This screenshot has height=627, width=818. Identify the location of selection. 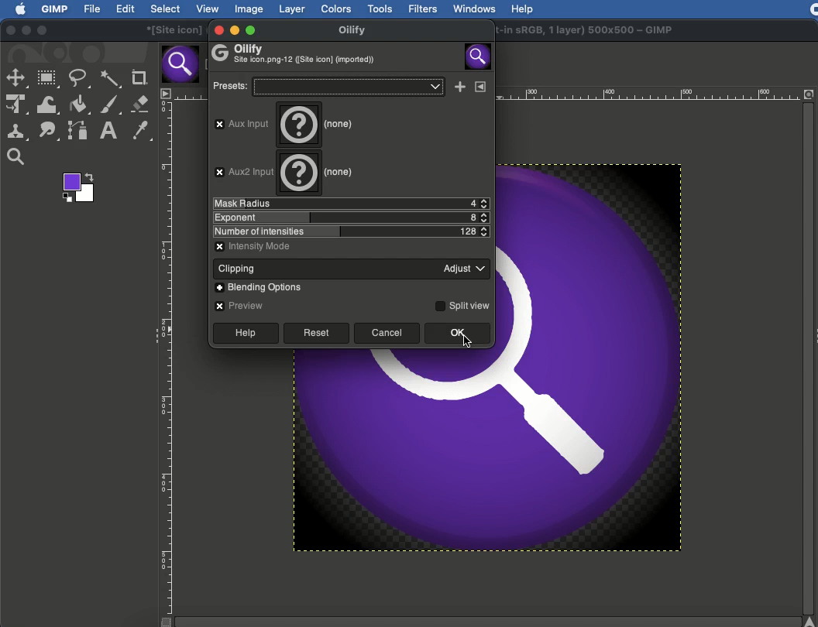
(18, 80).